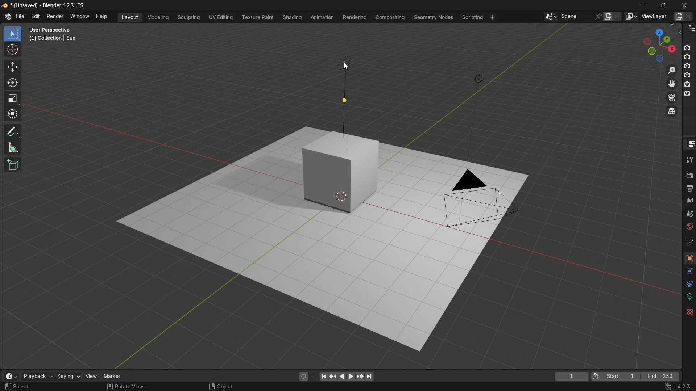 The image size is (696, 391). Describe the element at coordinates (549, 17) in the screenshot. I see `browse scenes` at that location.